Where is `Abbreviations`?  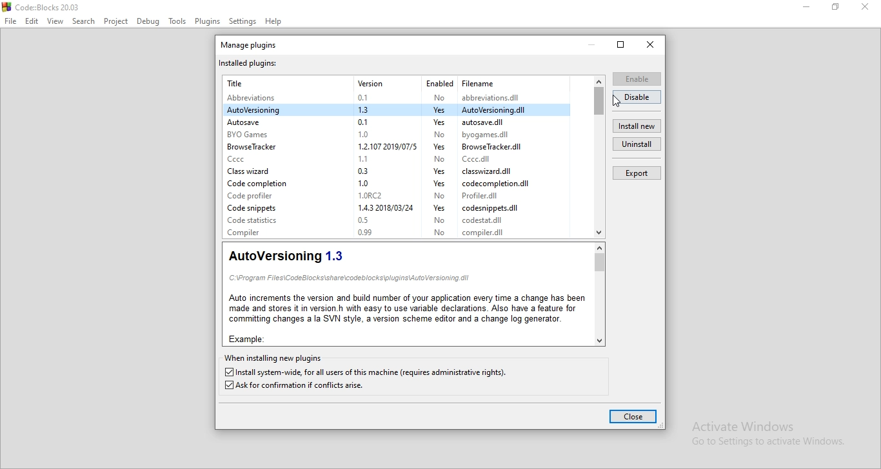 Abbreviations is located at coordinates (257, 98).